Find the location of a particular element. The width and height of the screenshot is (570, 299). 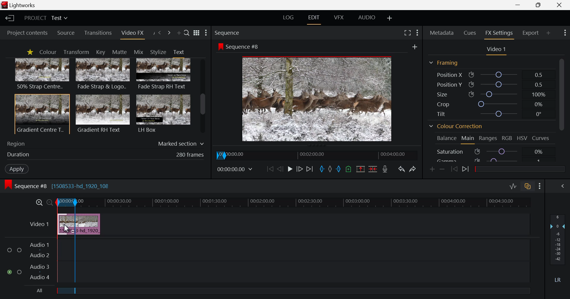

Show Settings is located at coordinates (206, 33).